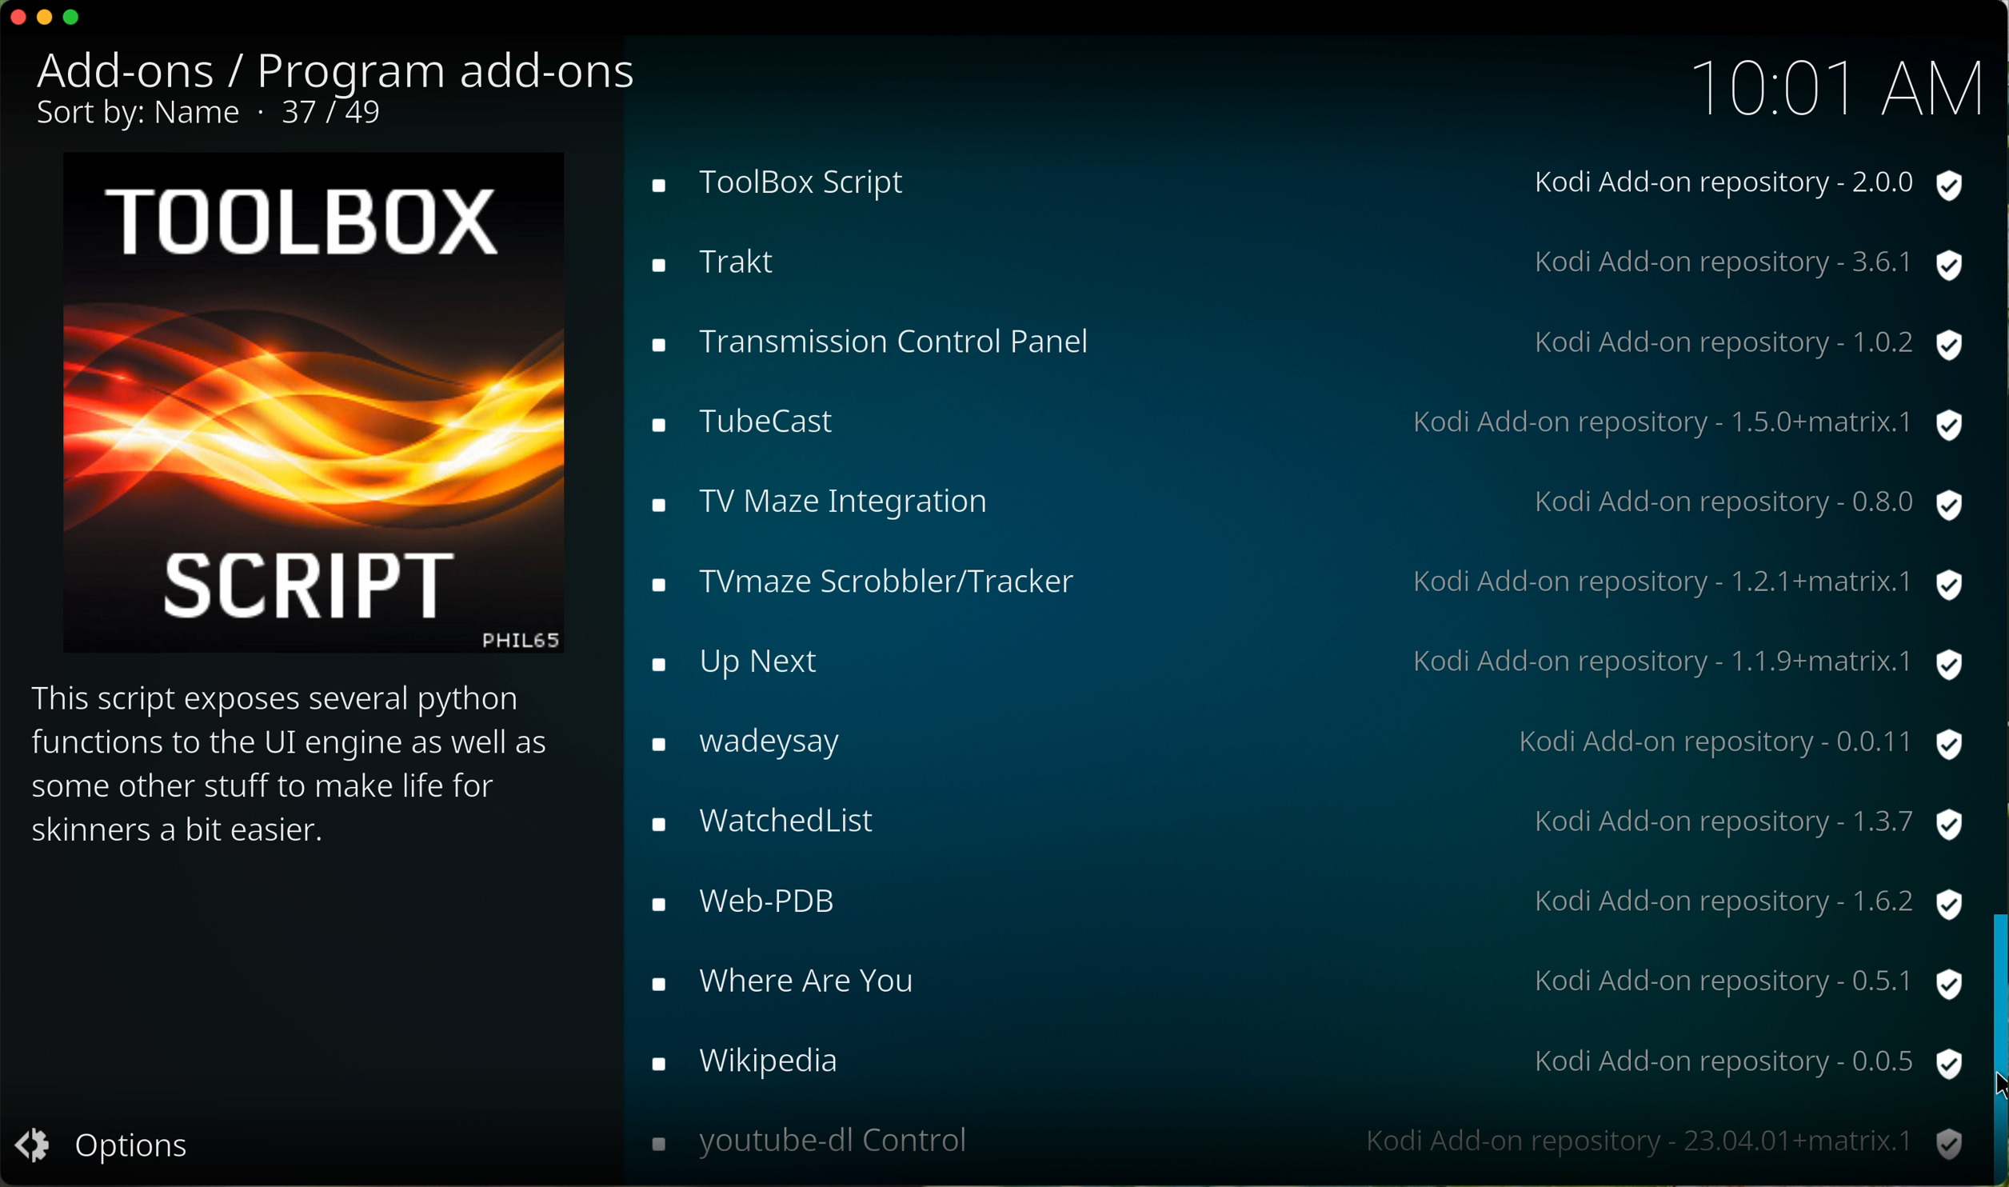 Image resolution: width=2009 pixels, height=1187 pixels. I want to click on trakt, so click(1298, 256).